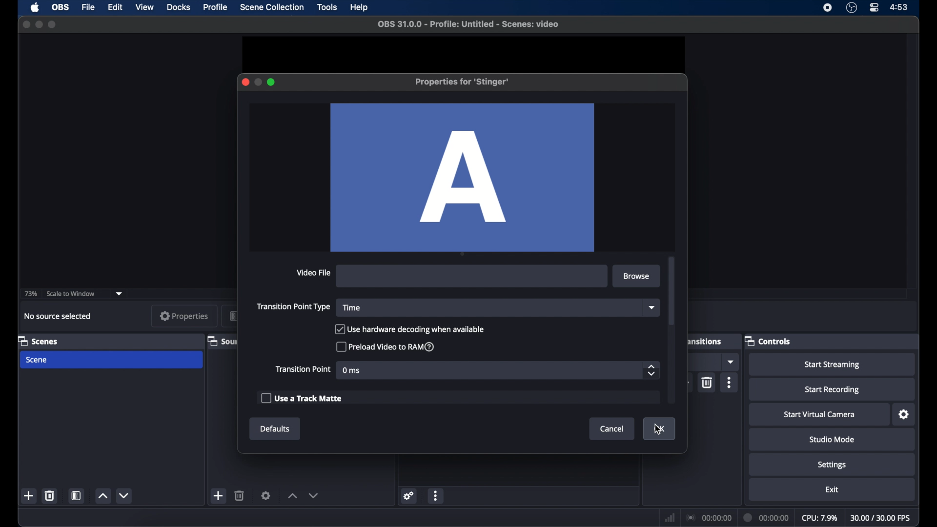 The image size is (937, 527). What do you see at coordinates (125, 496) in the screenshot?
I see `decrement` at bounding box center [125, 496].